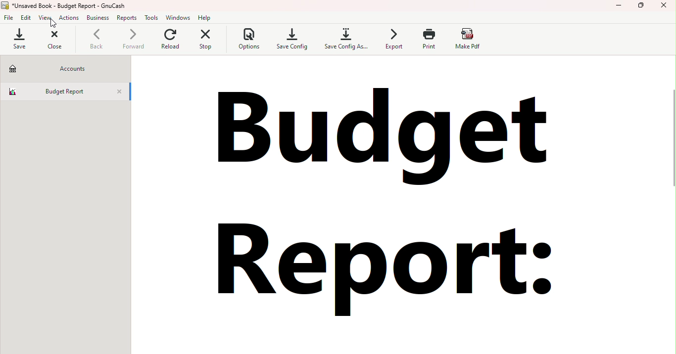 This screenshot has width=676, height=354. Describe the element at coordinates (427, 40) in the screenshot. I see `Print` at that location.